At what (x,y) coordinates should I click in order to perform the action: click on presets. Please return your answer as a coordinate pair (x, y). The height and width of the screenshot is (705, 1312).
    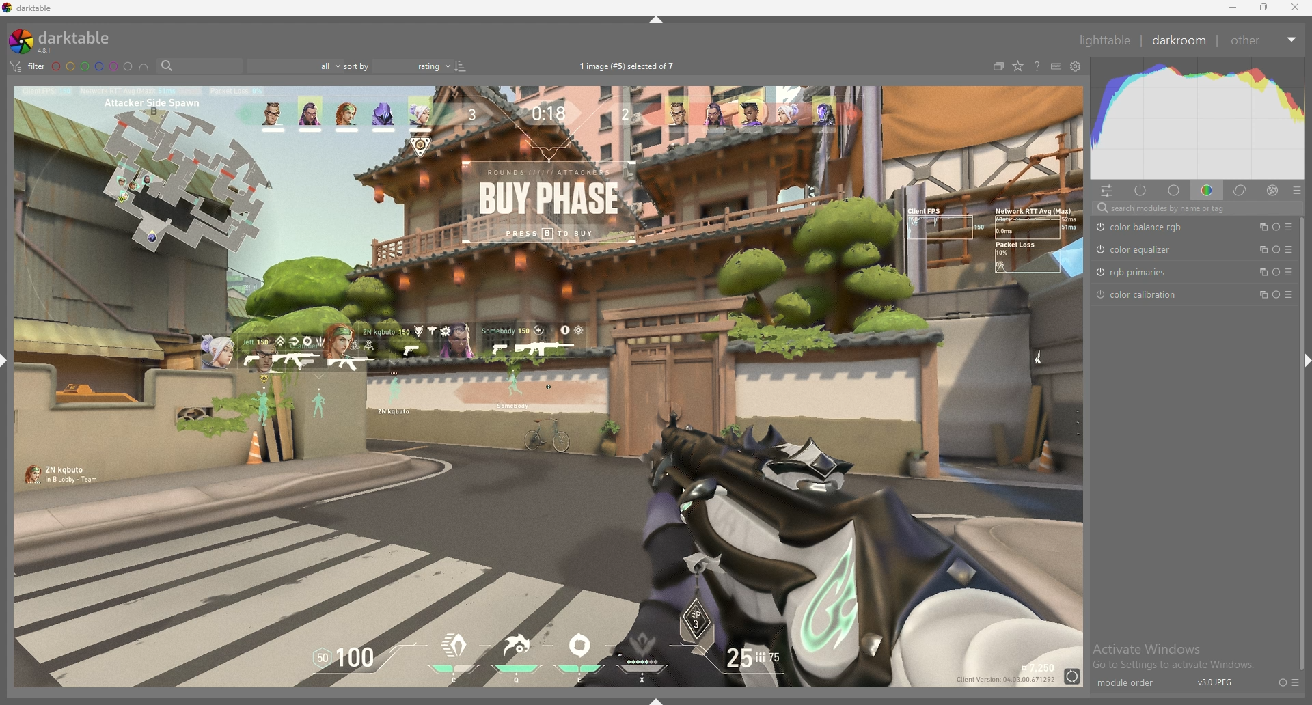
    Looking at the image, I should click on (1289, 293).